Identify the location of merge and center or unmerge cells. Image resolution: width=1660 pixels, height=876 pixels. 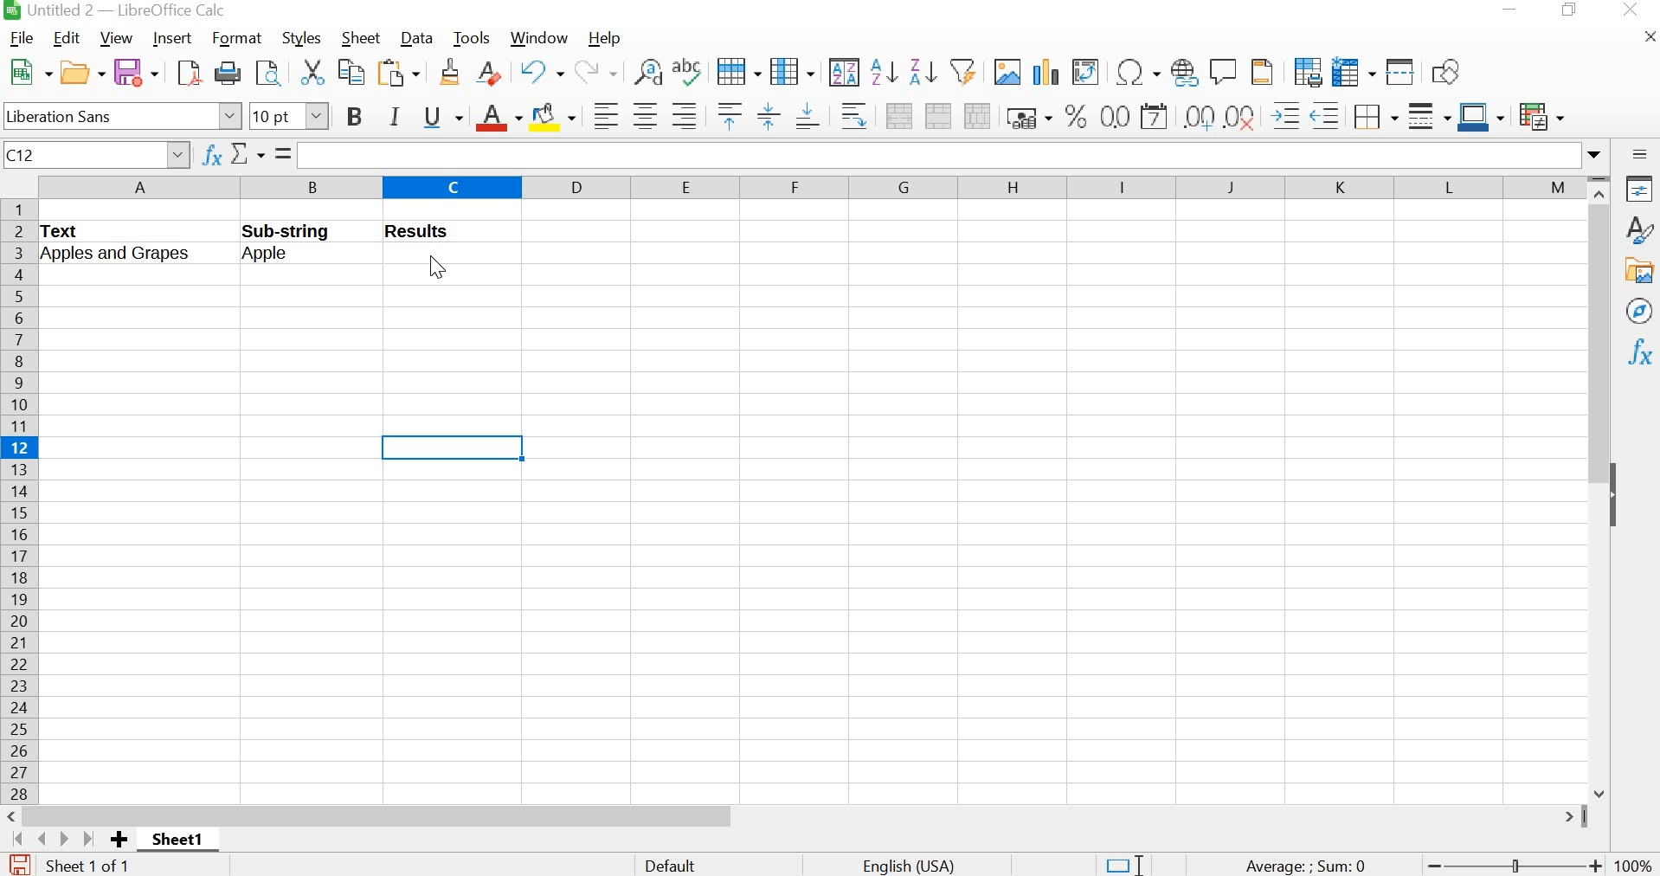
(898, 114).